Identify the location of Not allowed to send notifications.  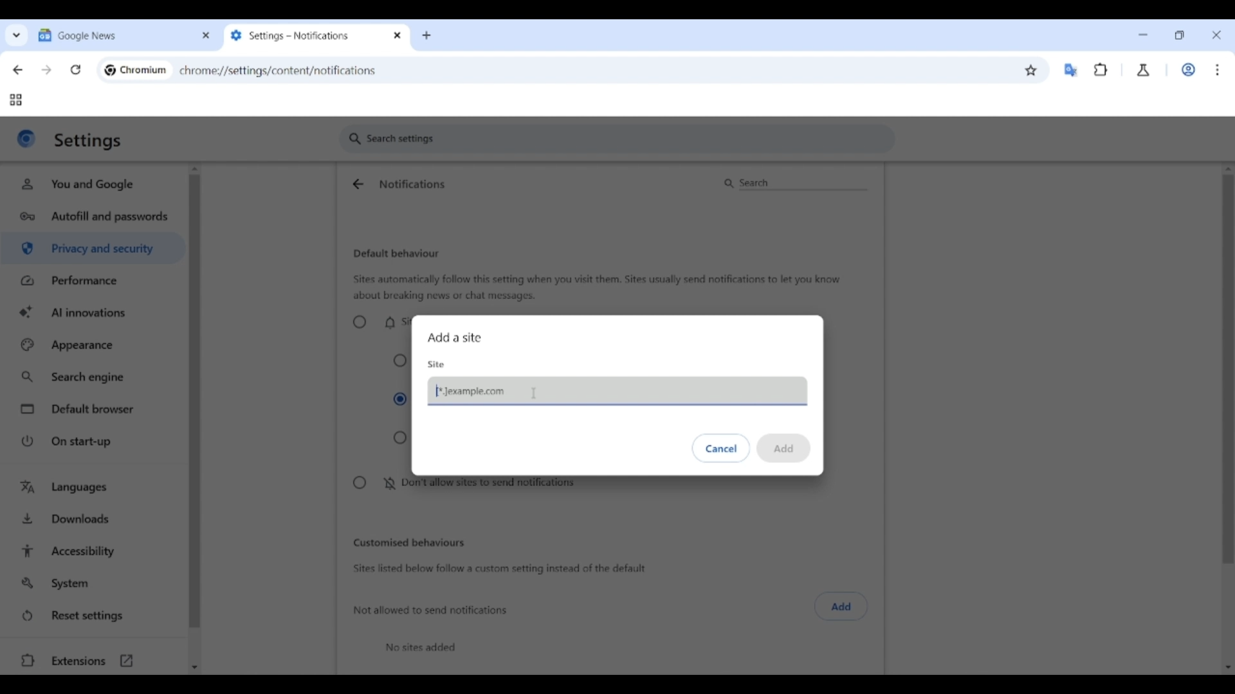
(432, 610).